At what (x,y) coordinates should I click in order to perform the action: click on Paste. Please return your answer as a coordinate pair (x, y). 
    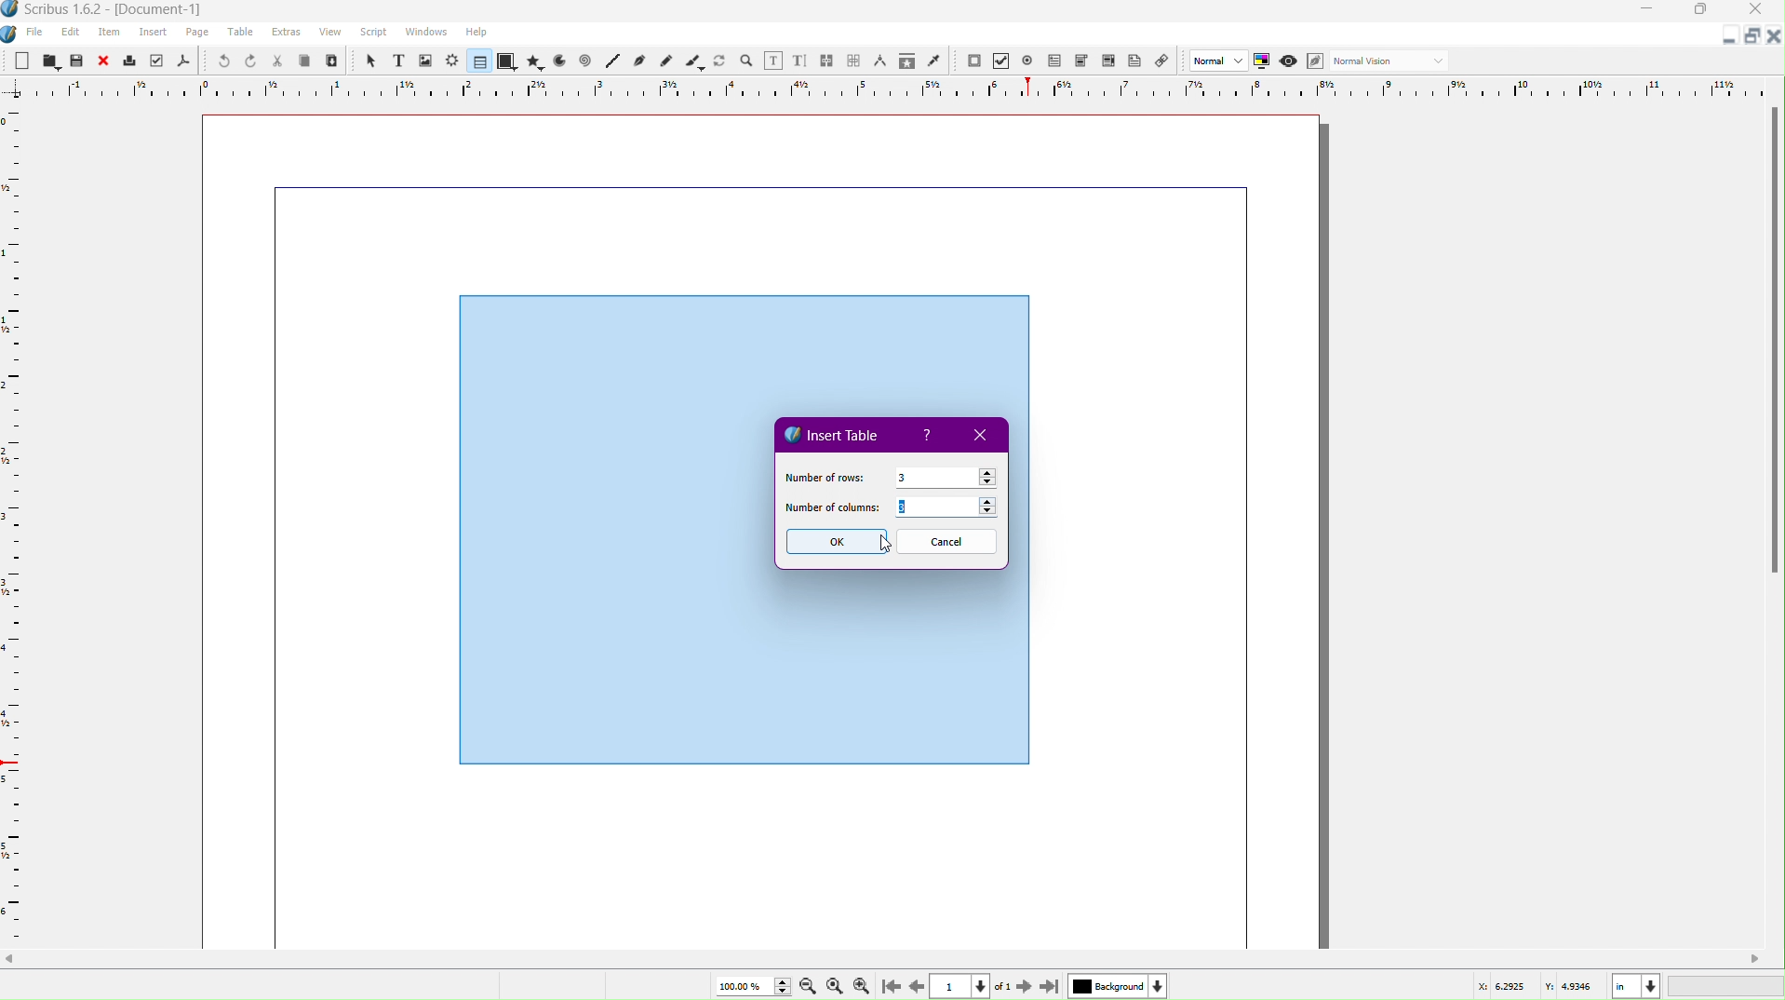
    Looking at the image, I should click on (333, 61).